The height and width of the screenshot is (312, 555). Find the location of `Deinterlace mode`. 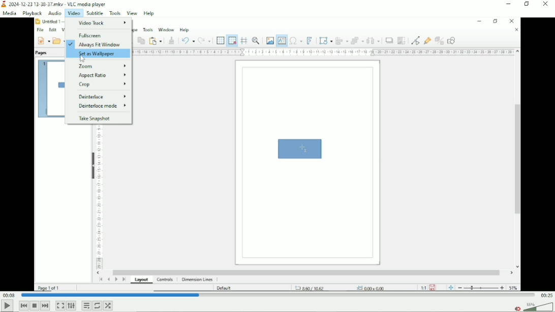

Deinterlace mode is located at coordinates (104, 106).